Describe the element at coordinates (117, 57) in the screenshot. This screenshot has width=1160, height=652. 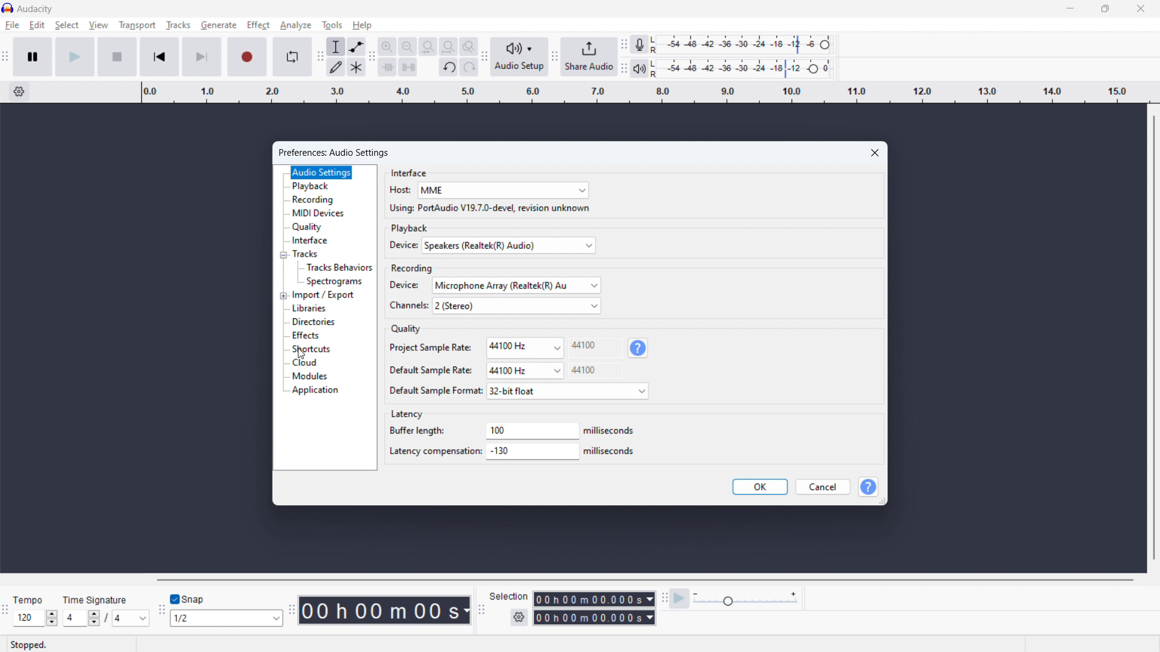
I see `stop` at that location.